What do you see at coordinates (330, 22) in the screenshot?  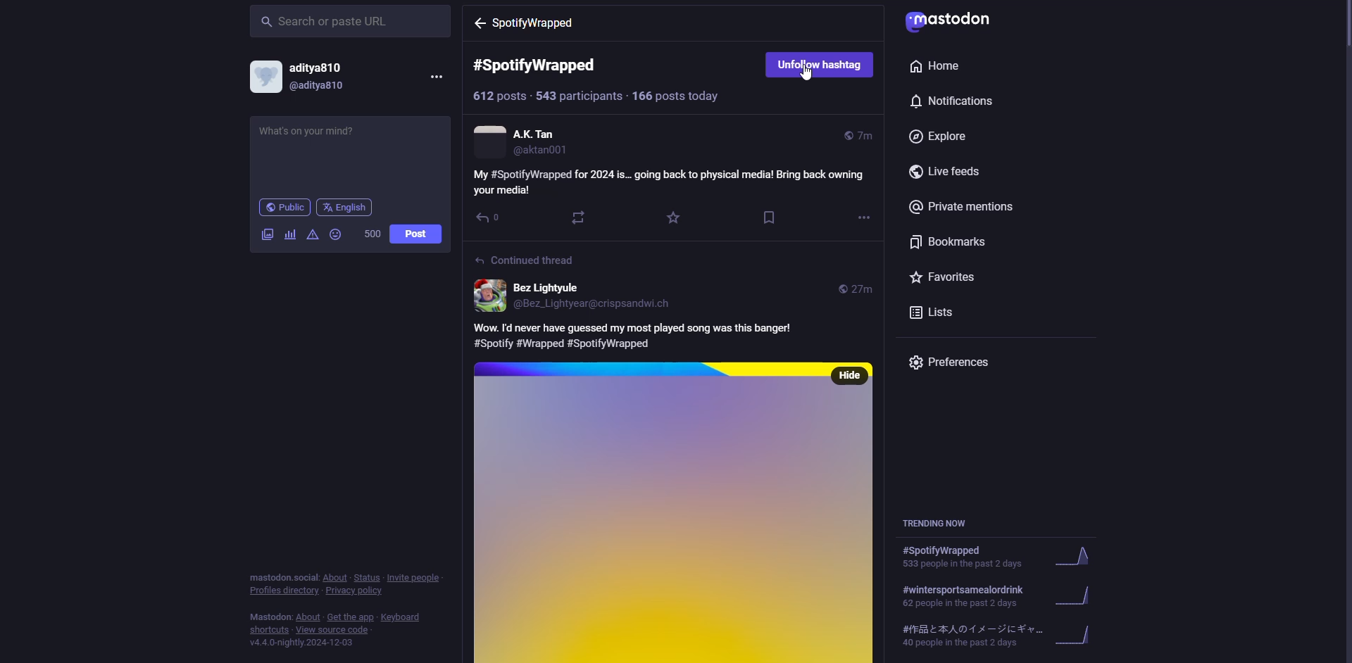 I see `search` at bounding box center [330, 22].